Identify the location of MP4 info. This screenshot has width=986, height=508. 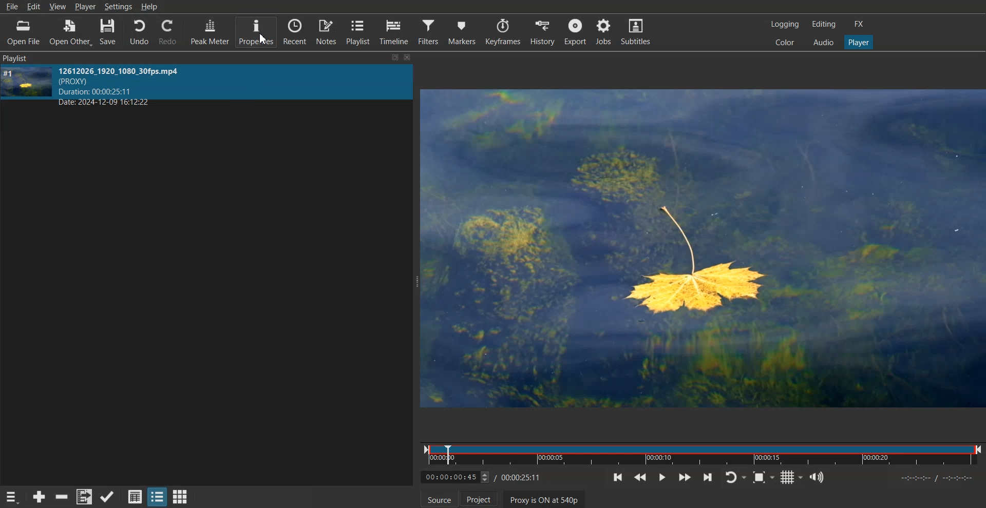
(227, 88).